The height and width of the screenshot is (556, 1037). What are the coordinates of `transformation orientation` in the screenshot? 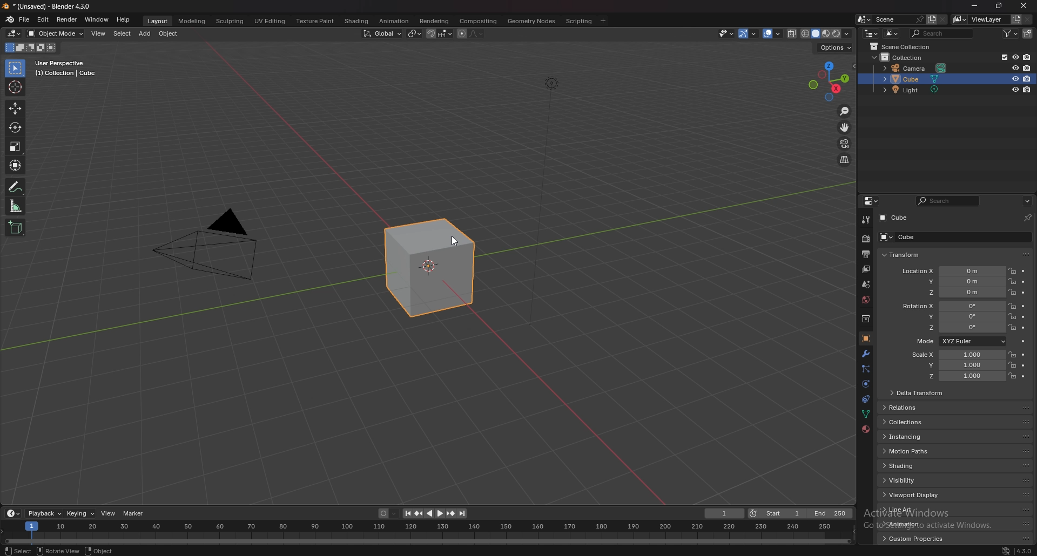 It's located at (382, 33).